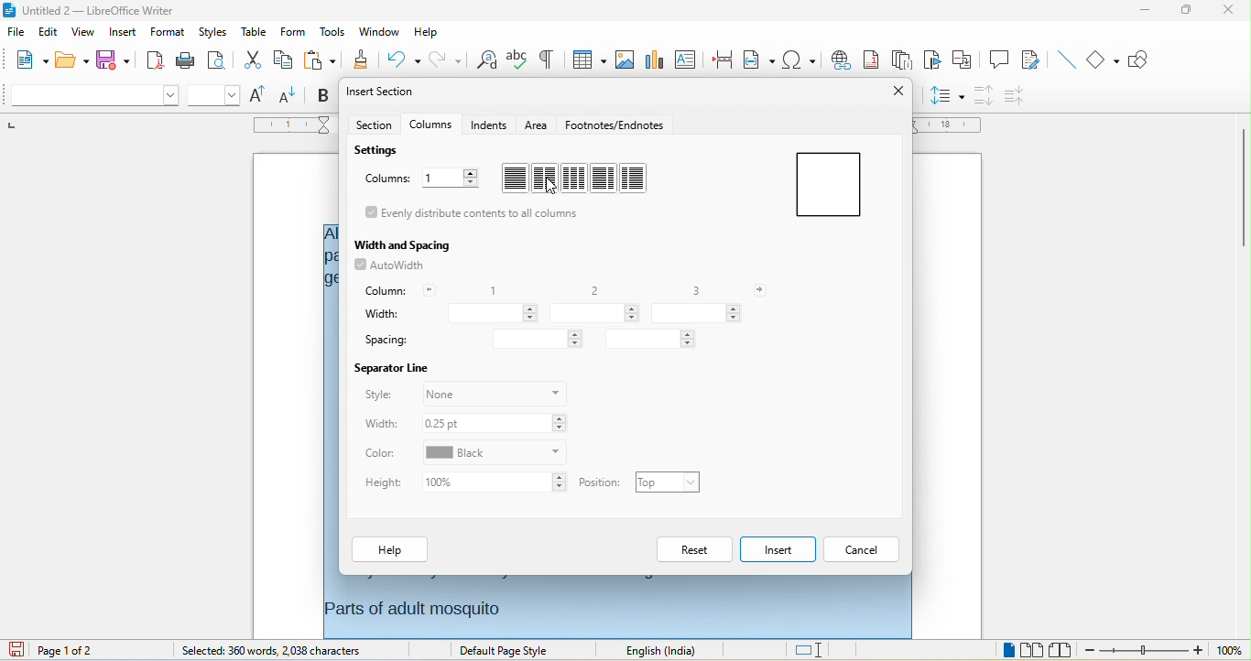 Image resolution: width=1251 pixels, height=661 pixels. I want to click on close, so click(897, 92).